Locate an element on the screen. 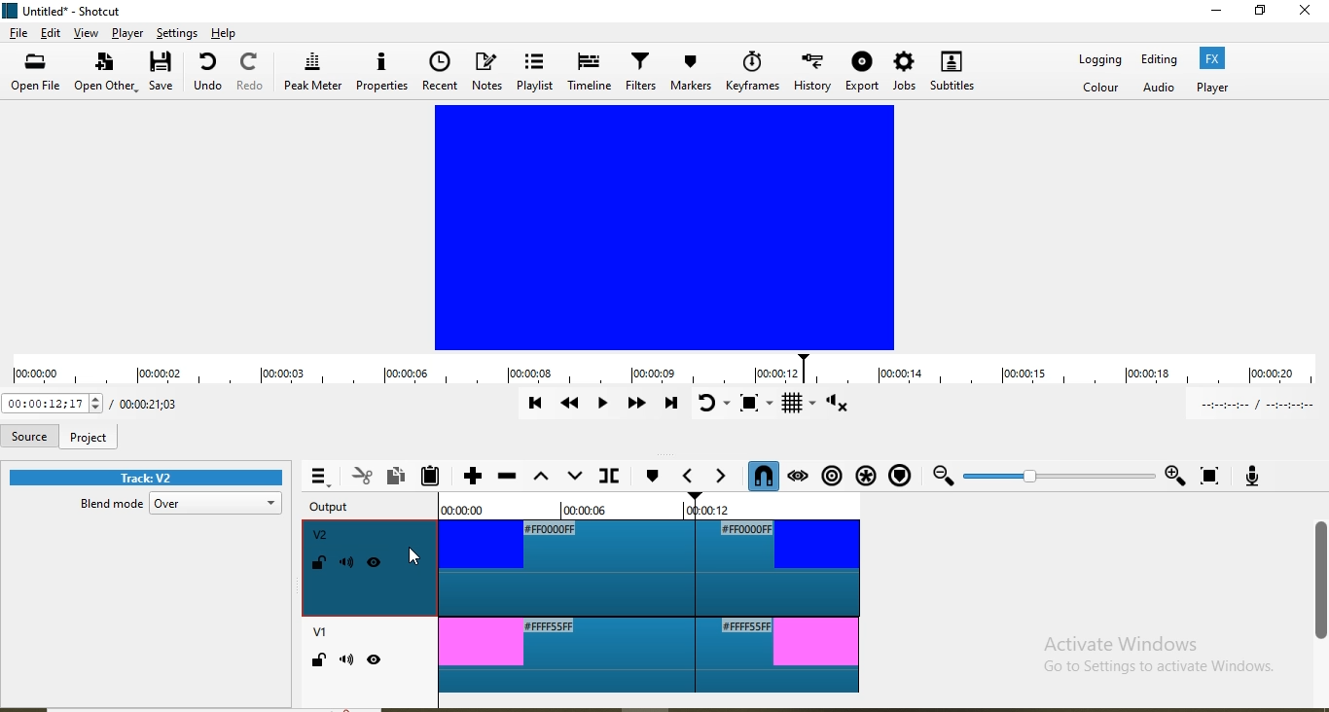 This screenshot has height=712, width=1329. V2 is located at coordinates (321, 535).